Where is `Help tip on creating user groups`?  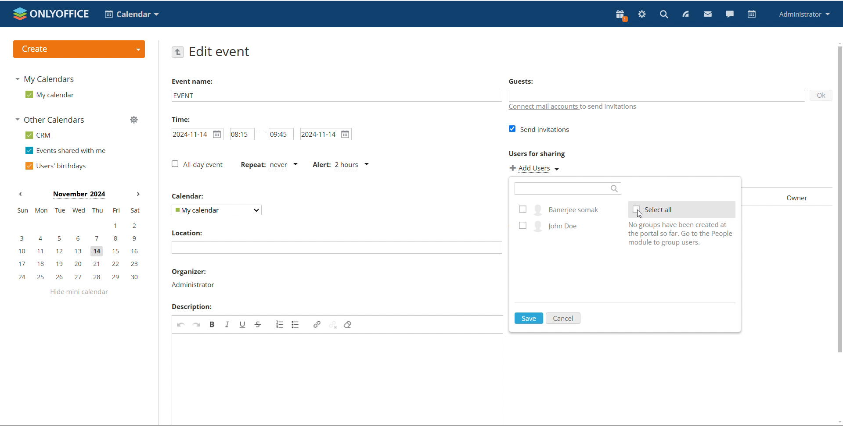
Help tip on creating user groups is located at coordinates (677, 234).